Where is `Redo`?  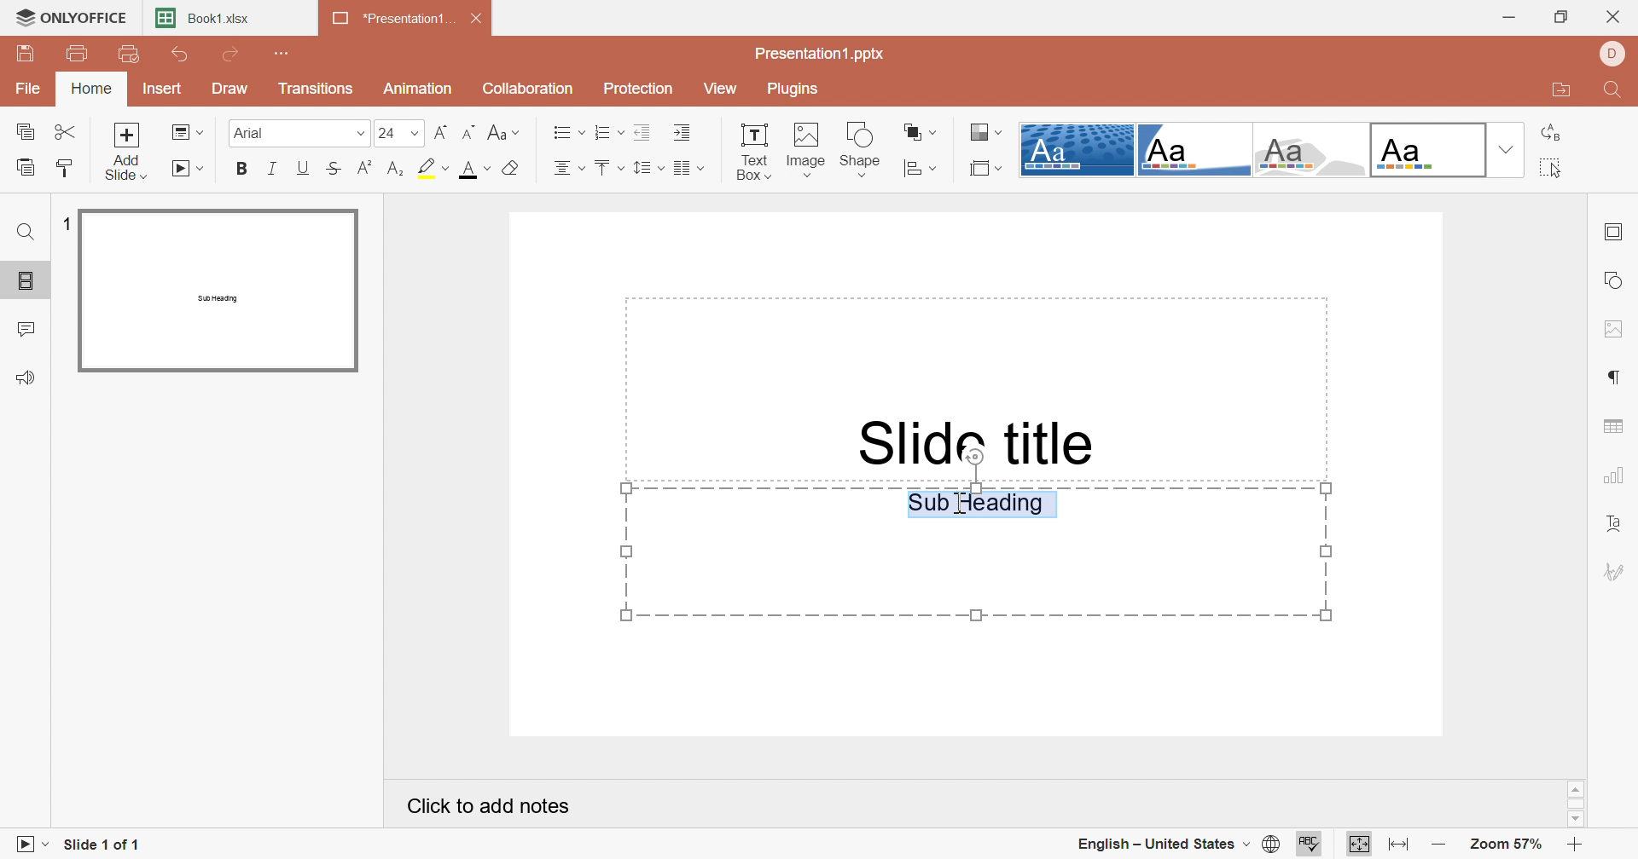
Redo is located at coordinates (234, 55).